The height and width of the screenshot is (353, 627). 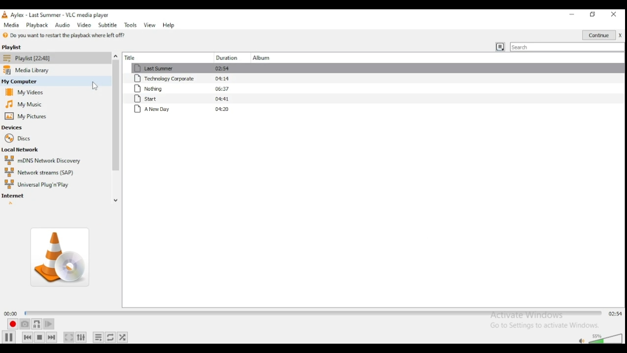 What do you see at coordinates (15, 196) in the screenshot?
I see `internet` at bounding box center [15, 196].